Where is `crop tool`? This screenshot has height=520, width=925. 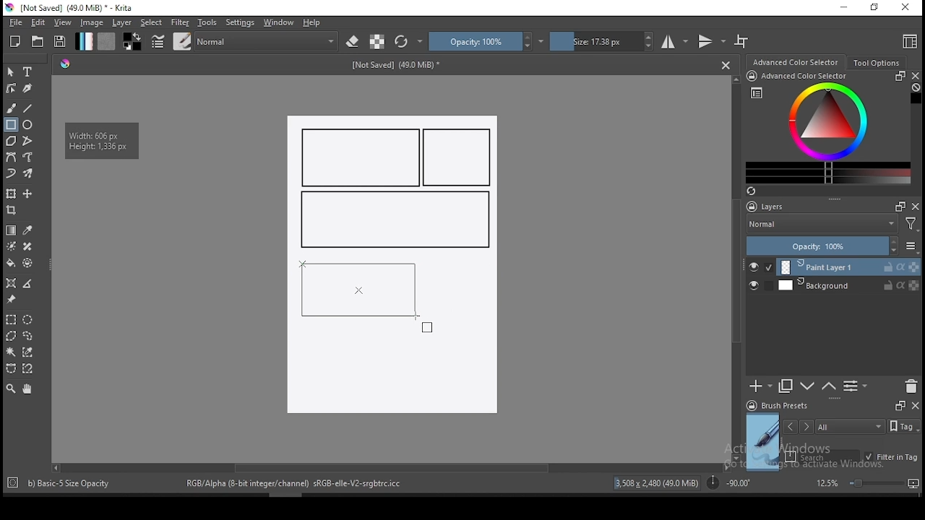
crop tool is located at coordinates (13, 212).